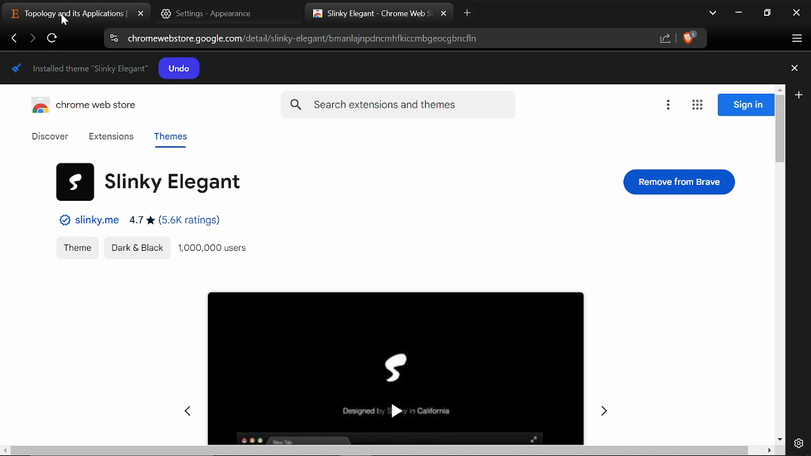 This screenshot has height=456, width=811. I want to click on Customize and control brave, so click(795, 40).